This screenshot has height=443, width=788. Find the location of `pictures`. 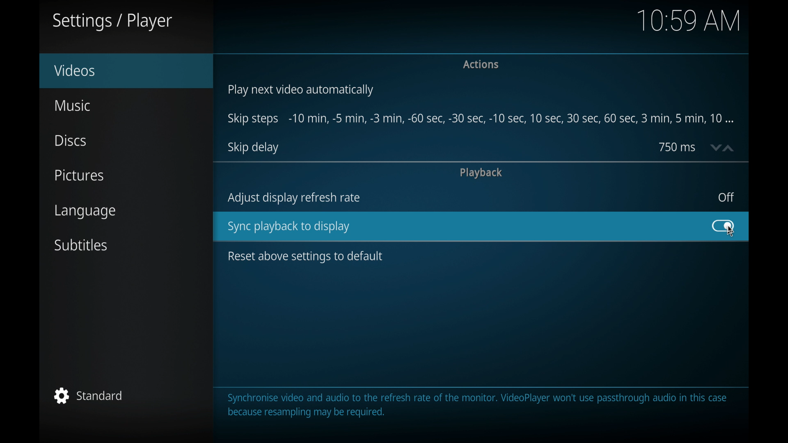

pictures is located at coordinates (79, 176).